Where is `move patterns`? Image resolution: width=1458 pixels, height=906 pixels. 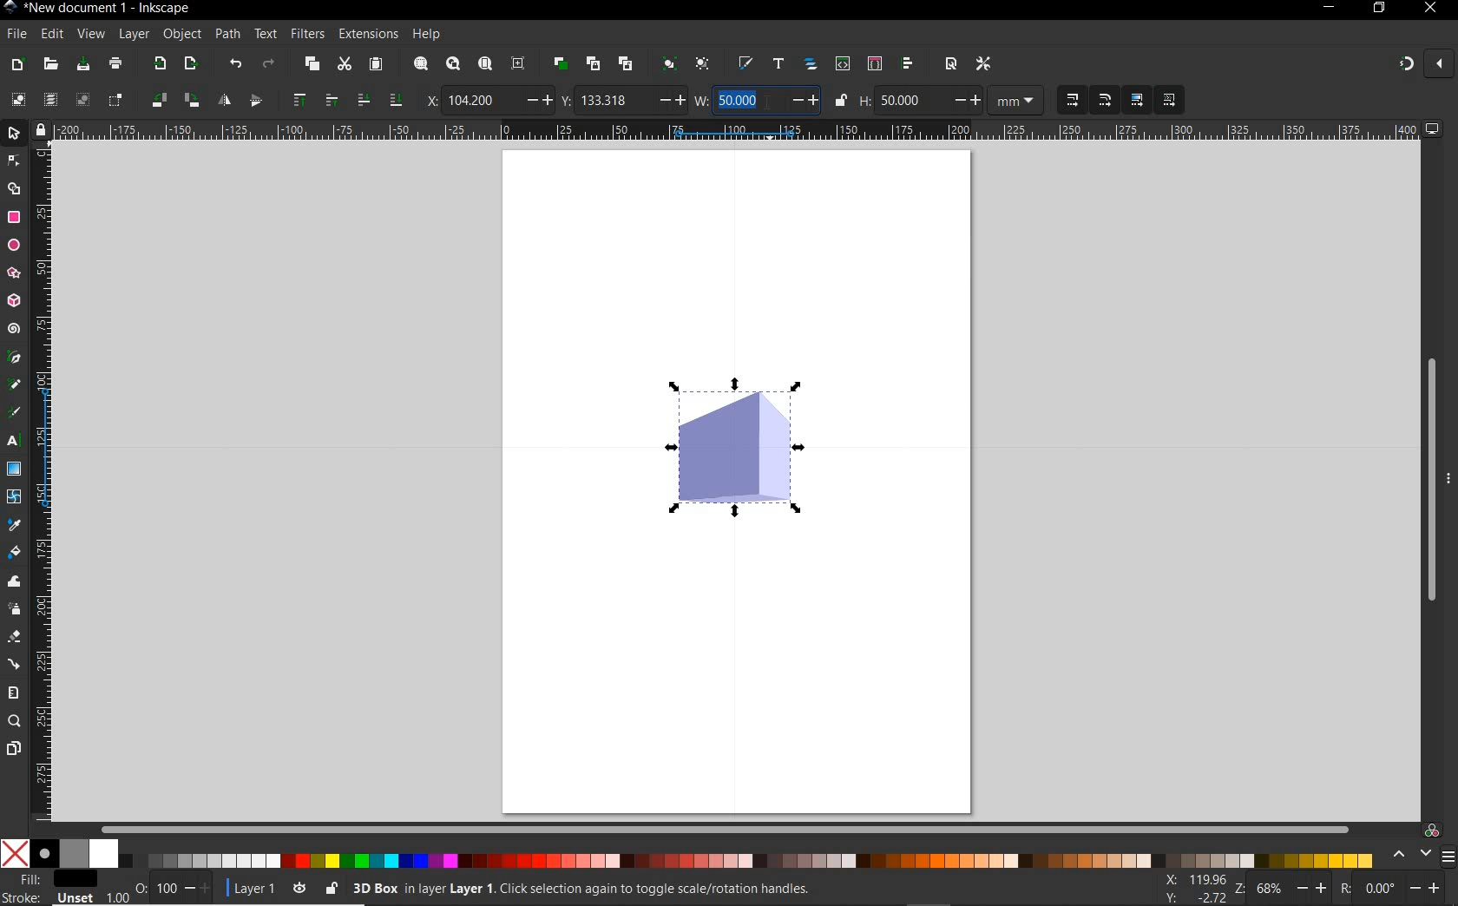
move patterns is located at coordinates (1166, 101).